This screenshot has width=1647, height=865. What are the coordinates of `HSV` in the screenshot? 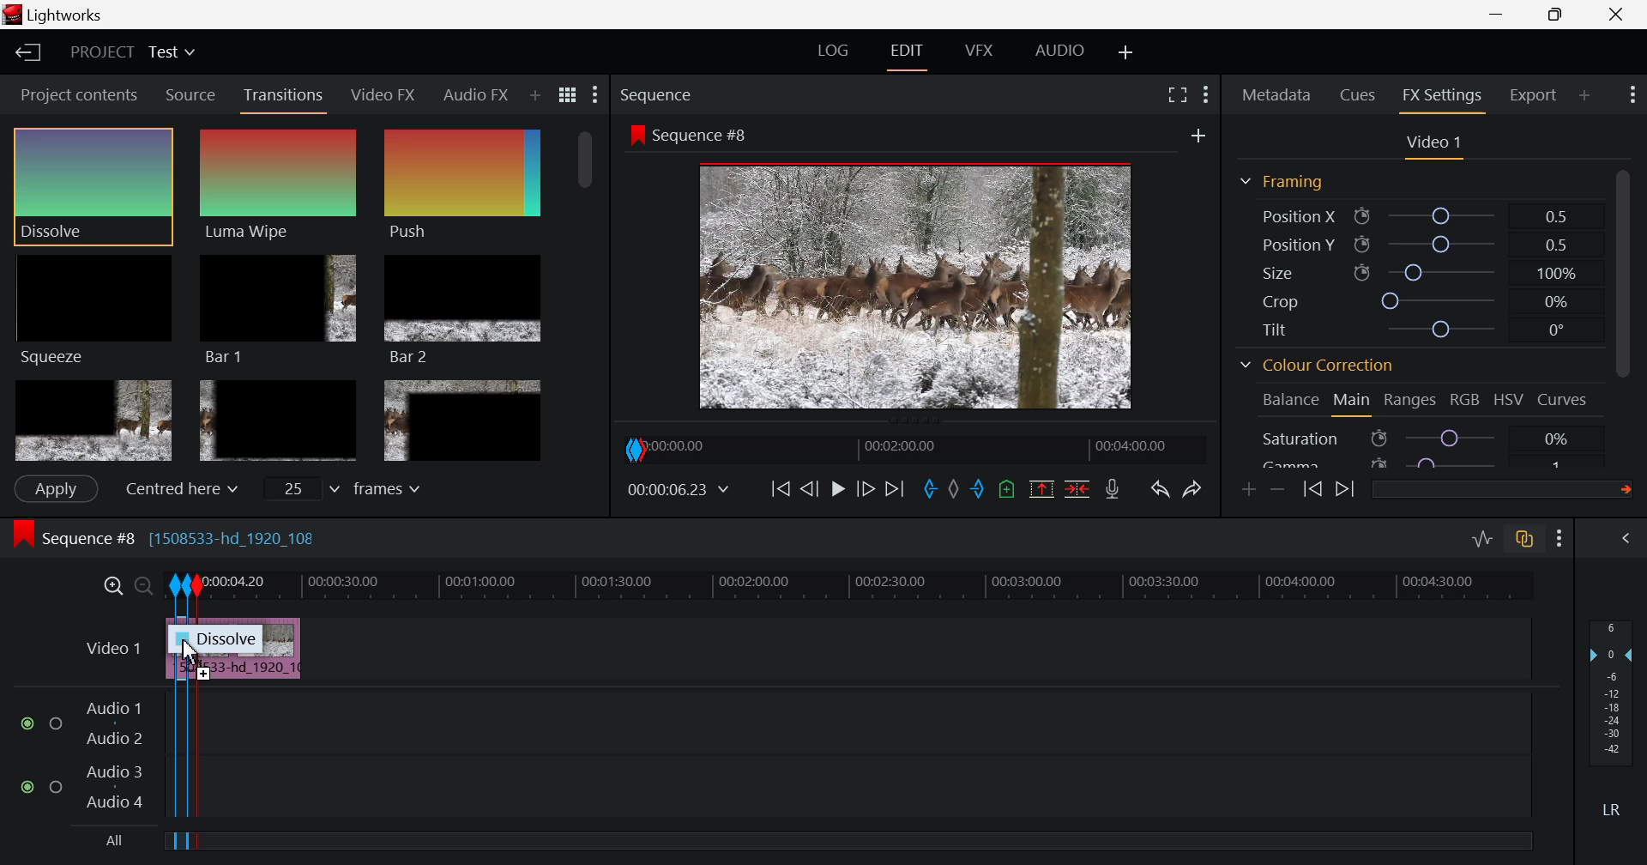 It's located at (1509, 401).